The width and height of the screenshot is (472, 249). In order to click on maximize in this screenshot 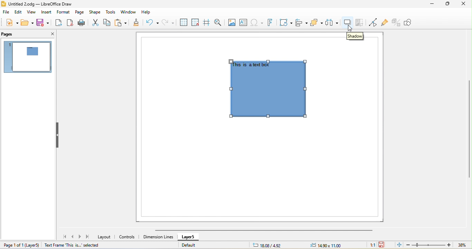, I will do `click(448, 4)`.